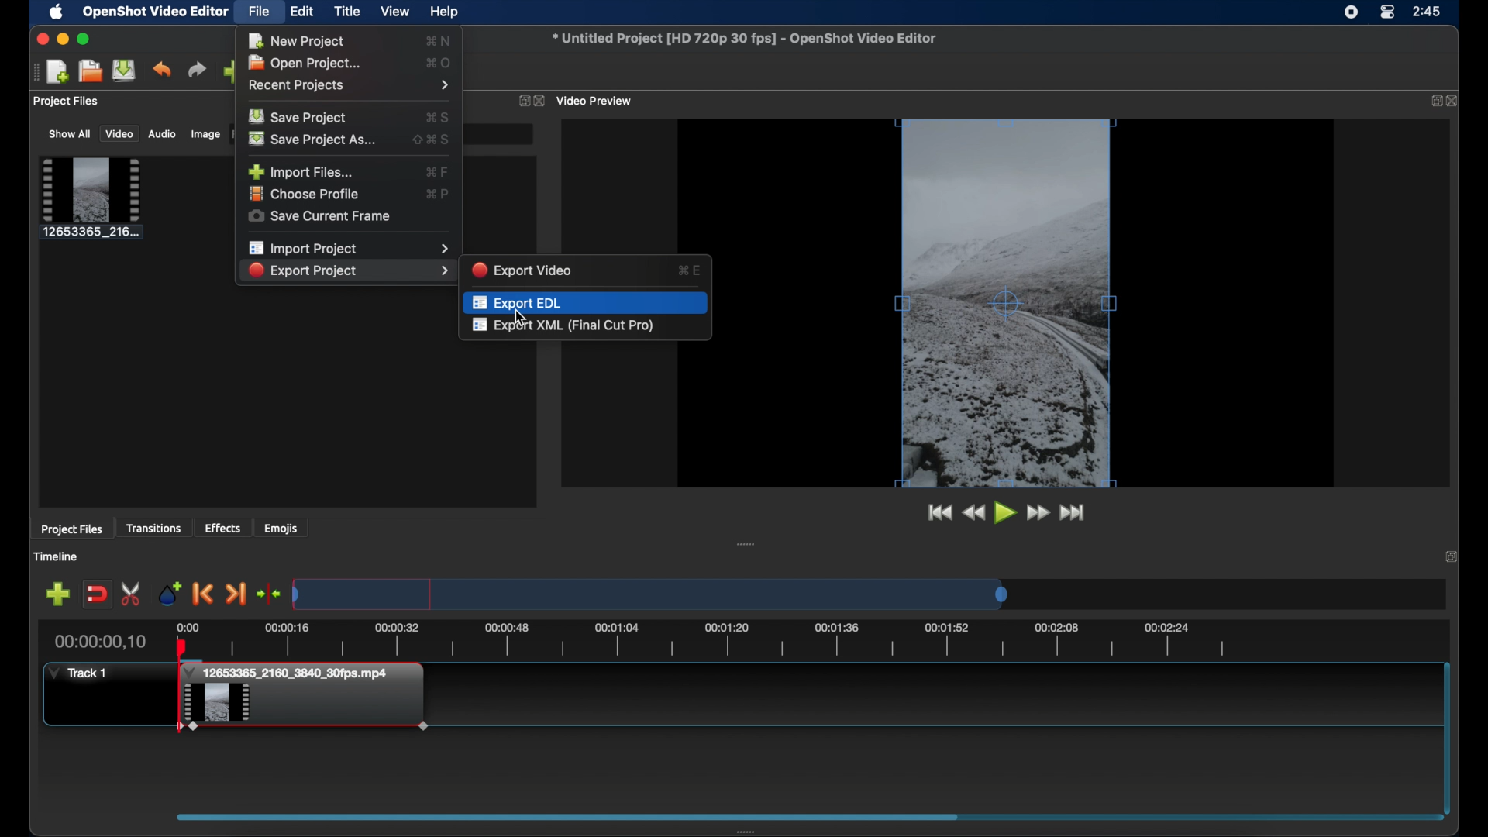 The width and height of the screenshot is (1488, 837). What do you see at coordinates (237, 594) in the screenshot?
I see `next marker` at bounding box center [237, 594].